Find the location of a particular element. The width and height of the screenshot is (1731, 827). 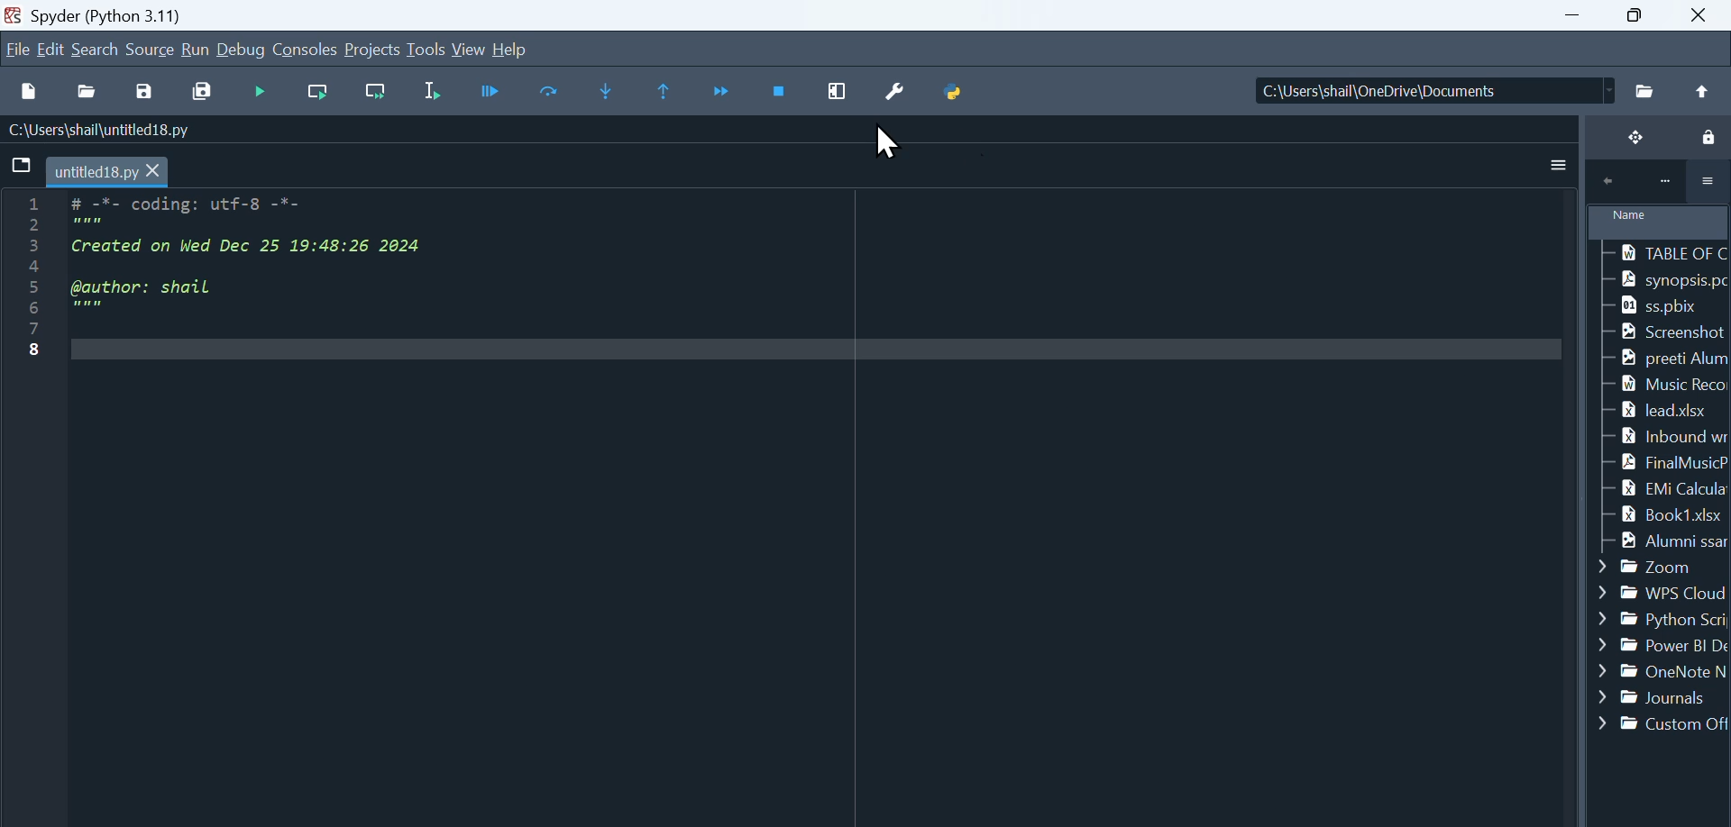

open parent directory is located at coordinates (1705, 92).